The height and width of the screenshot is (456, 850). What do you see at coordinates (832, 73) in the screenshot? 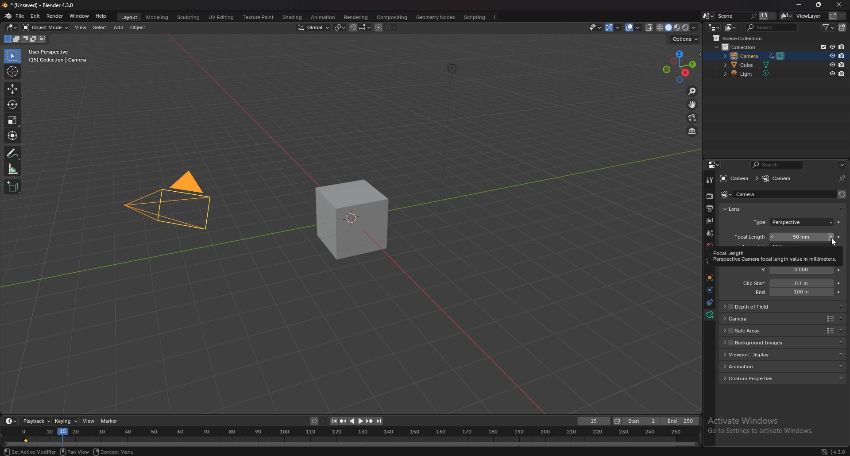
I see `hide in viewport` at bounding box center [832, 73].